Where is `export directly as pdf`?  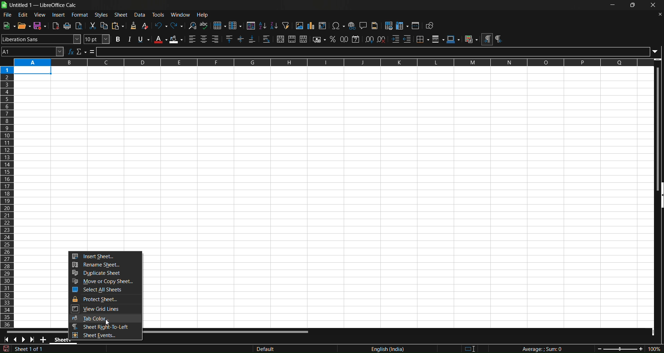
export directly as pdf is located at coordinates (56, 26).